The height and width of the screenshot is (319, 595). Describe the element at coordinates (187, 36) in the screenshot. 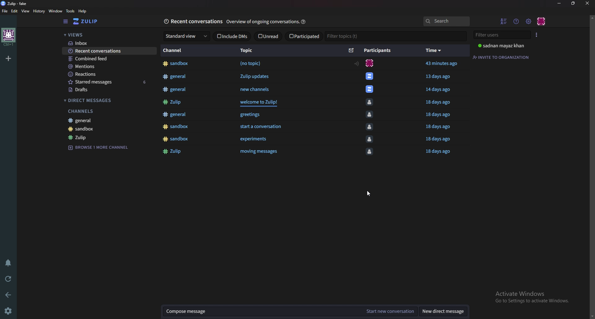

I see `standard view` at that location.